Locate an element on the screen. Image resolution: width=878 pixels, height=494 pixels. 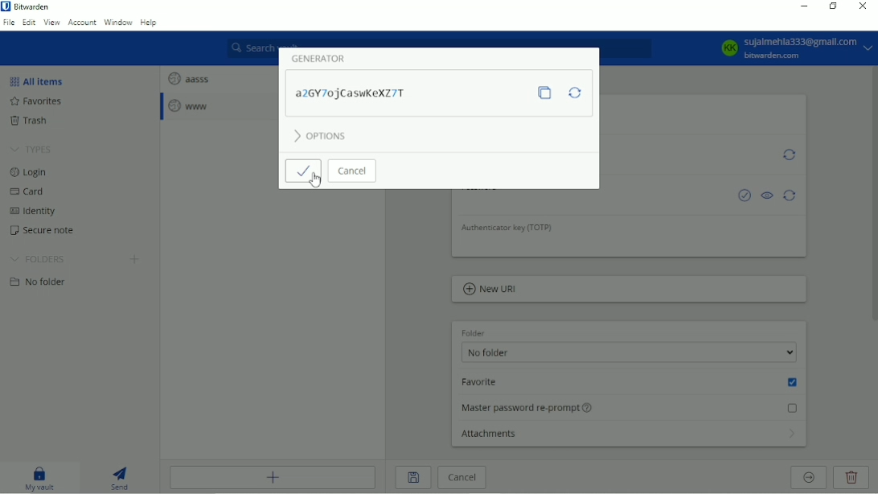
Create folder is located at coordinates (137, 259).